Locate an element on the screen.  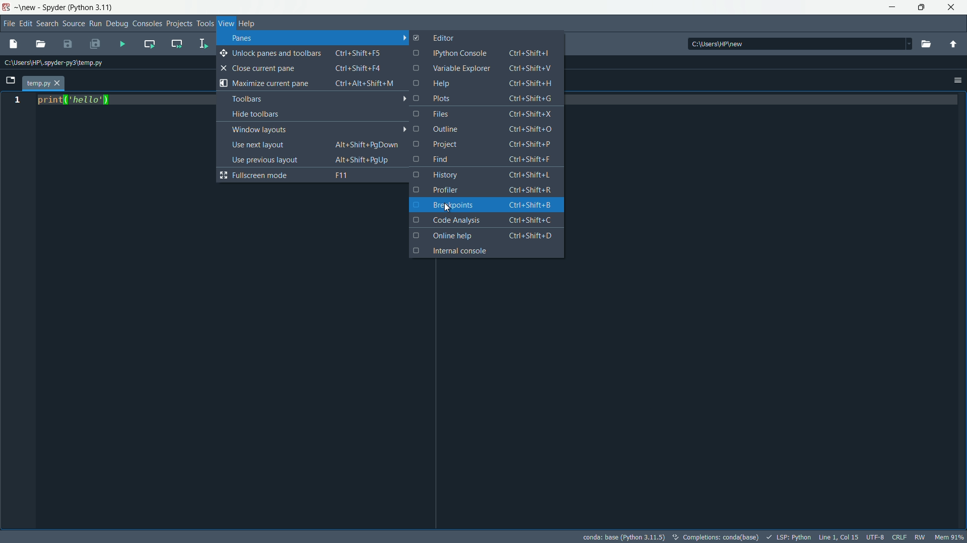
help menu is located at coordinates (249, 23).